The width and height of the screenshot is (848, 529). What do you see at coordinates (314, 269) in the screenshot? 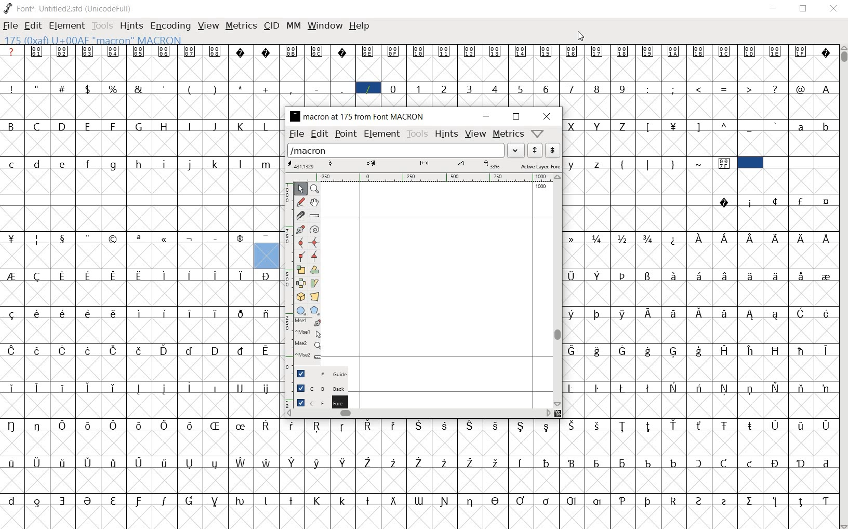
I see `rotate` at bounding box center [314, 269].